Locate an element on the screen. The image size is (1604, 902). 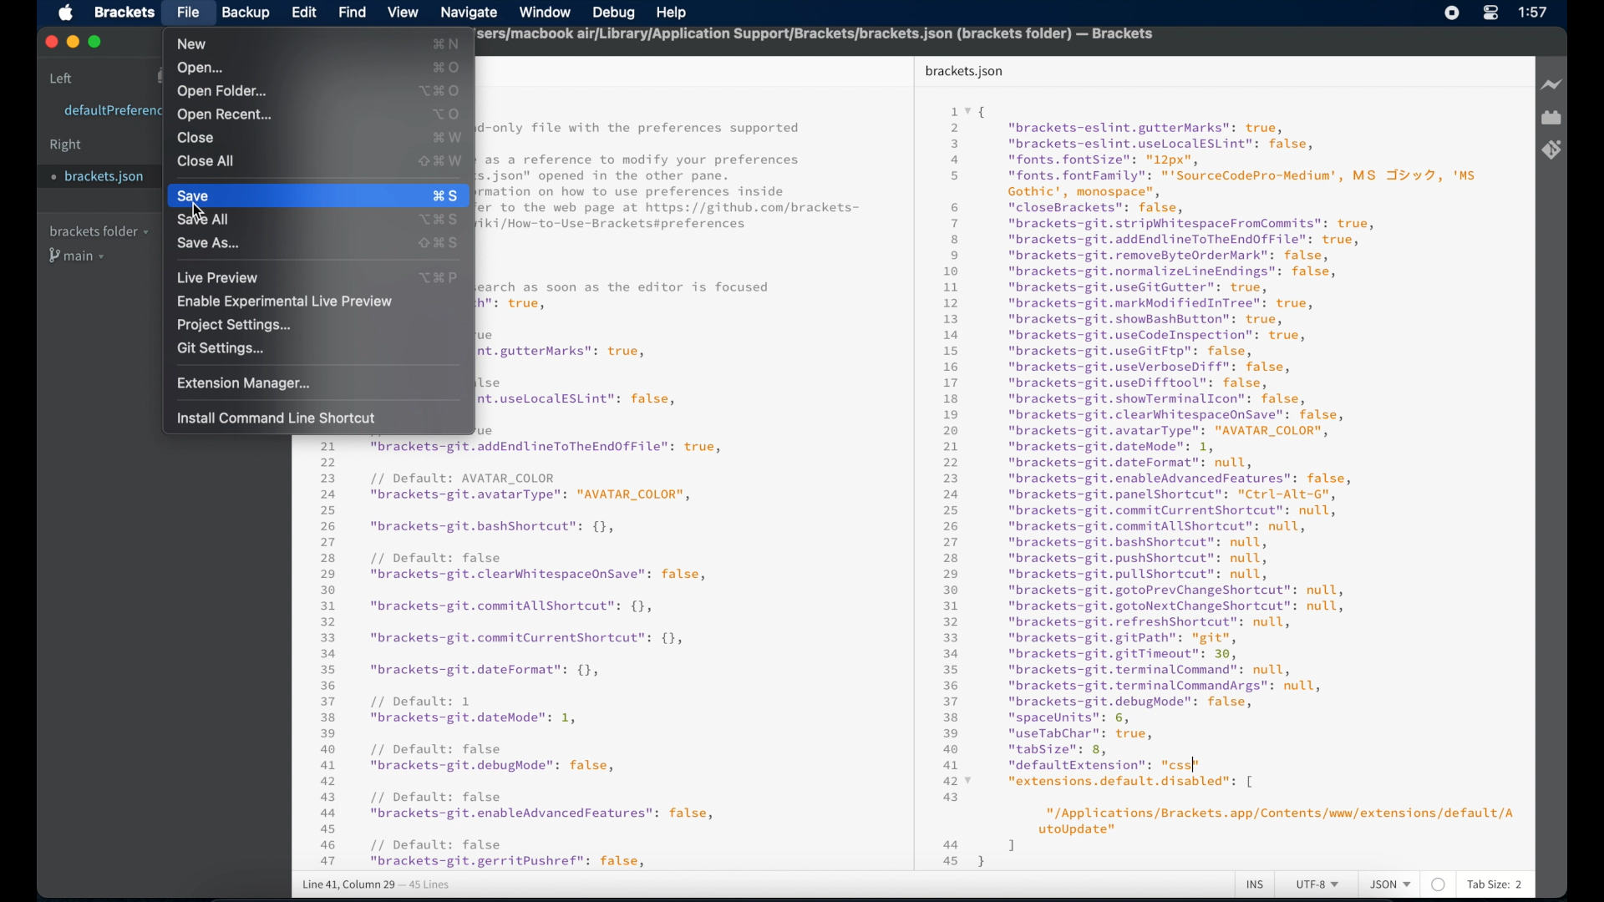
left is located at coordinates (62, 78).